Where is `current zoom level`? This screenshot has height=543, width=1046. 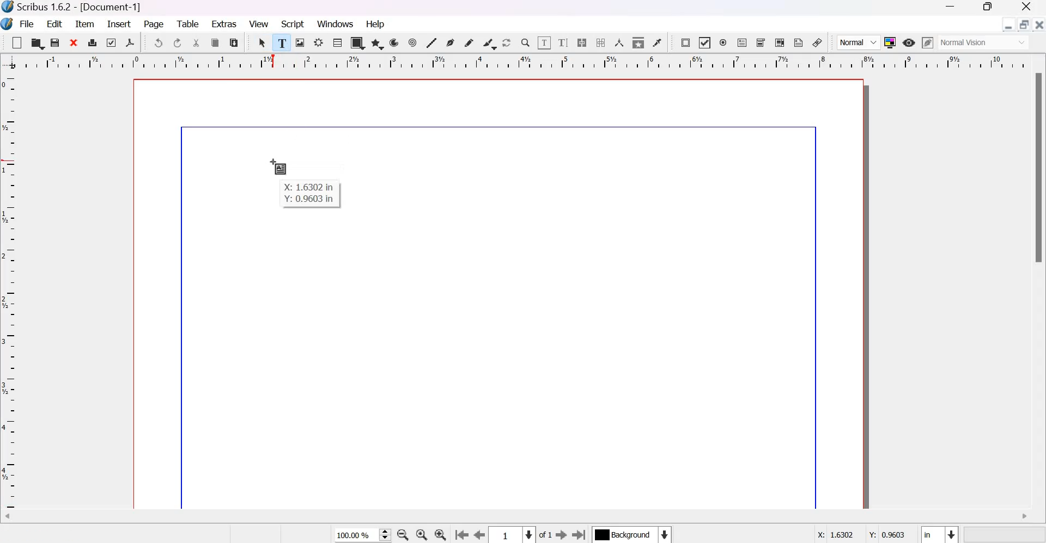
current zoom level is located at coordinates (362, 535).